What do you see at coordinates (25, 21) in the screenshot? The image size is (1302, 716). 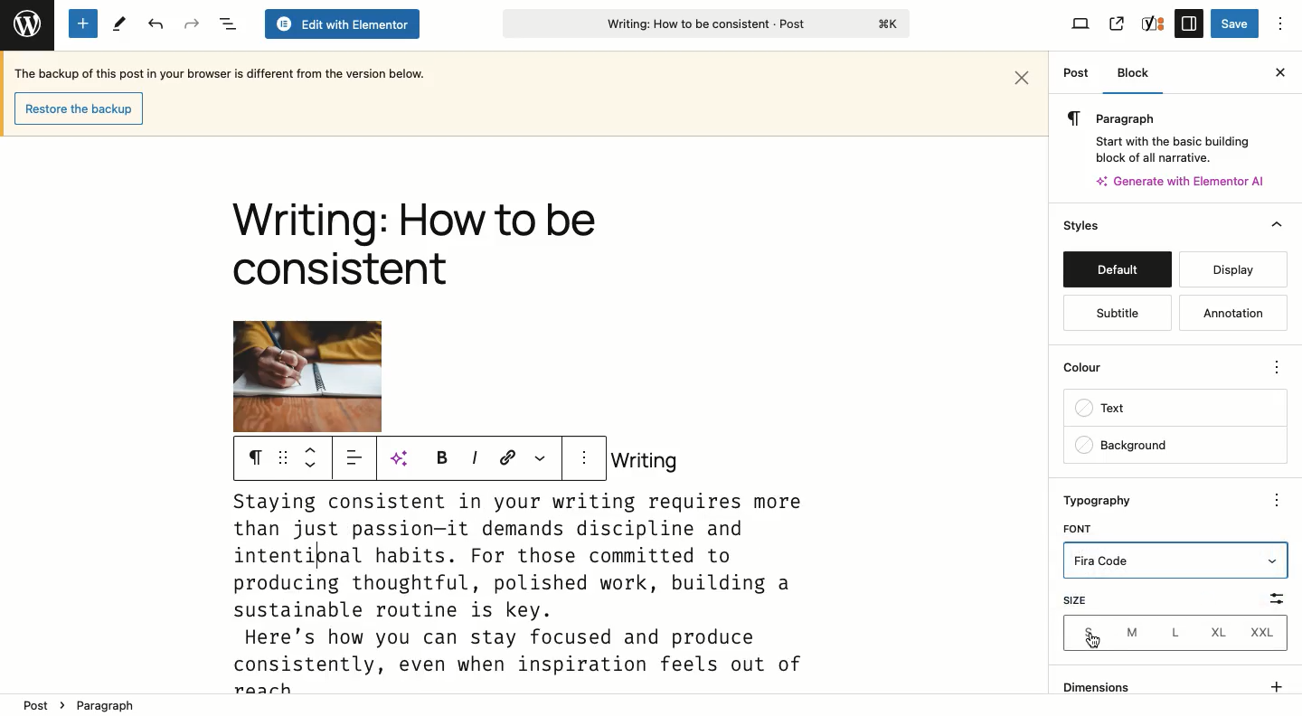 I see `Wordpress logo` at bounding box center [25, 21].